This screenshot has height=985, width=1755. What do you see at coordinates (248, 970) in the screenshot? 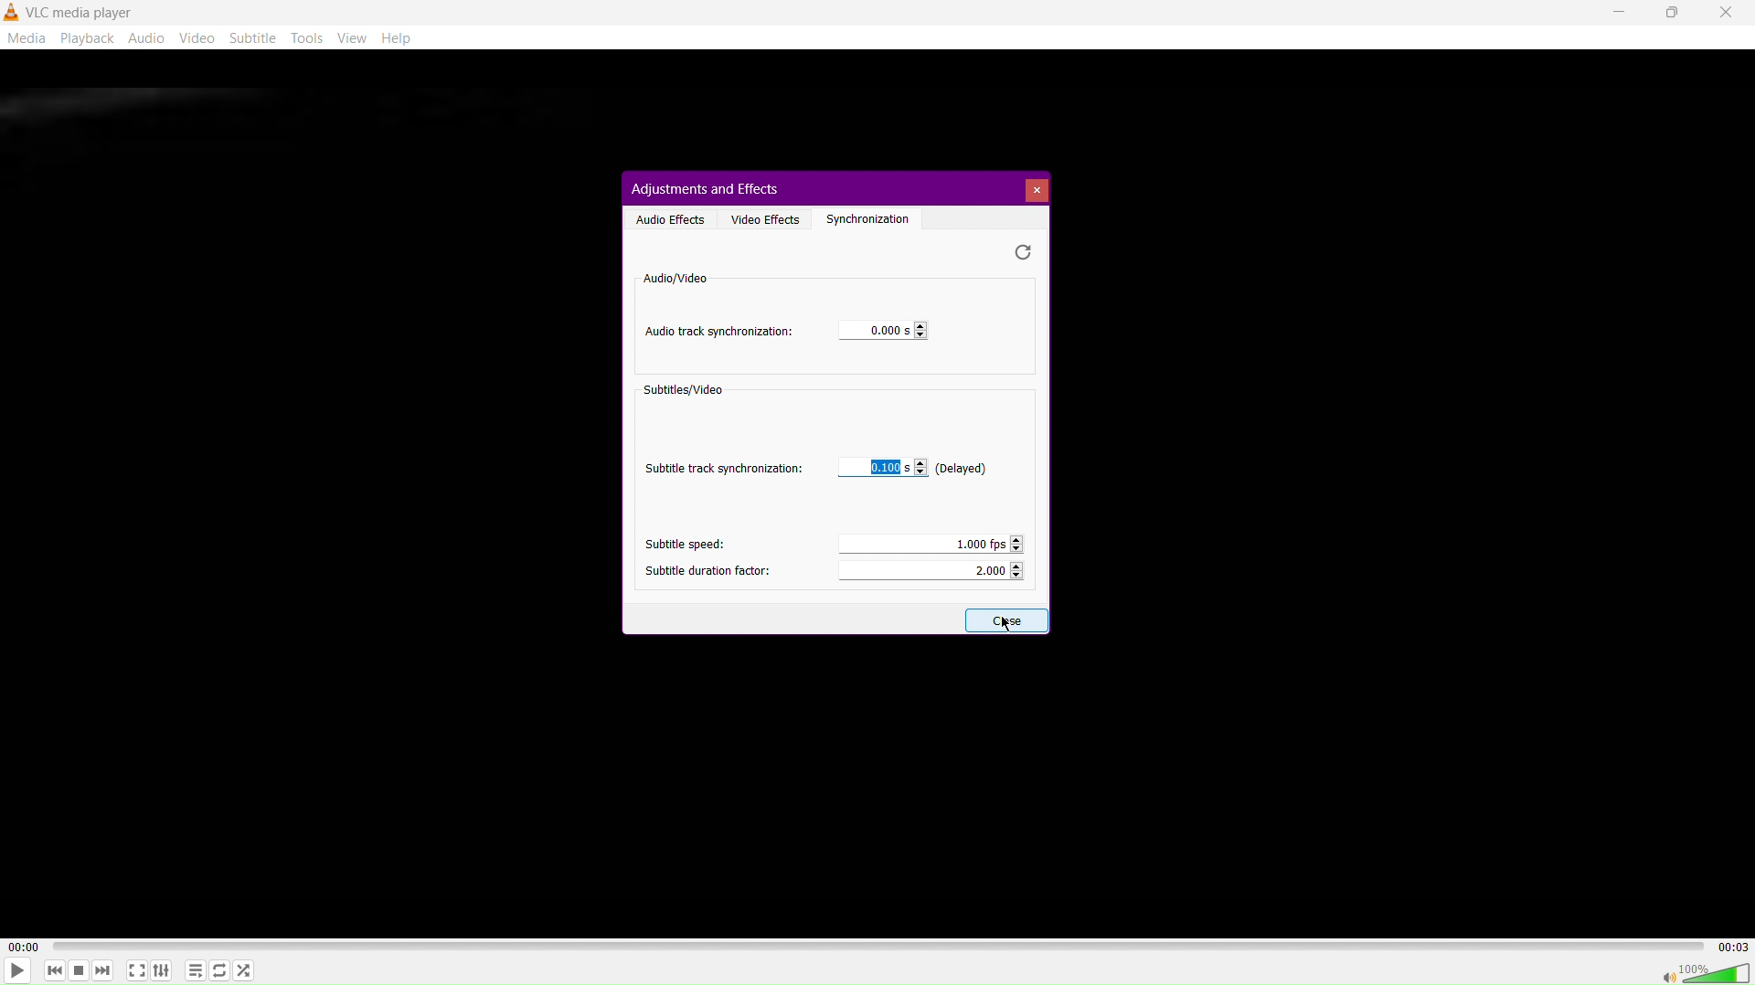
I see `Random` at bounding box center [248, 970].